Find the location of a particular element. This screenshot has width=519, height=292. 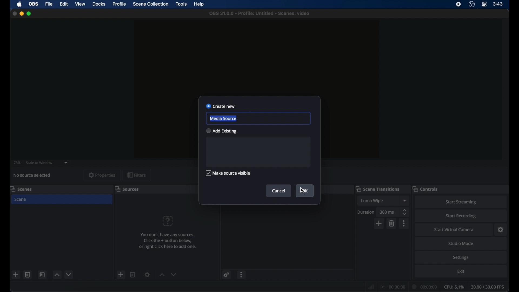

3:43 is located at coordinates (498, 4).